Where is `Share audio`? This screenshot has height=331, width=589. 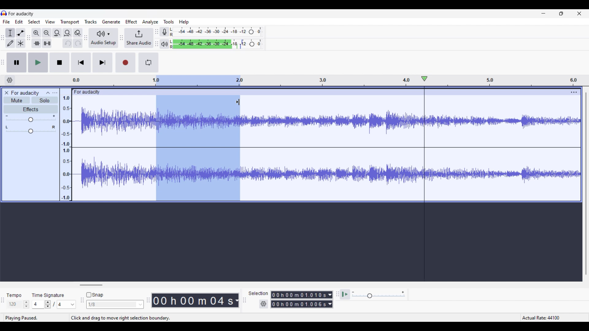
Share audio is located at coordinates (138, 38).